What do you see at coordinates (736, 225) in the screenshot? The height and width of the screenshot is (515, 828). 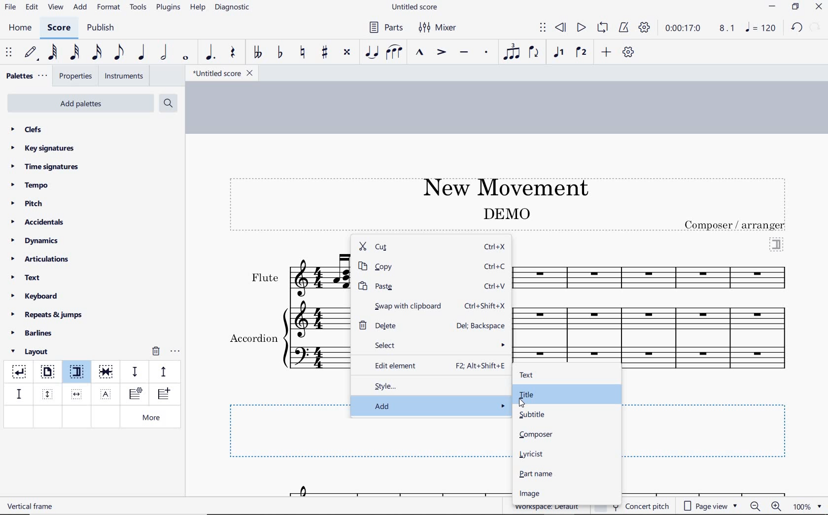 I see `text` at bounding box center [736, 225].